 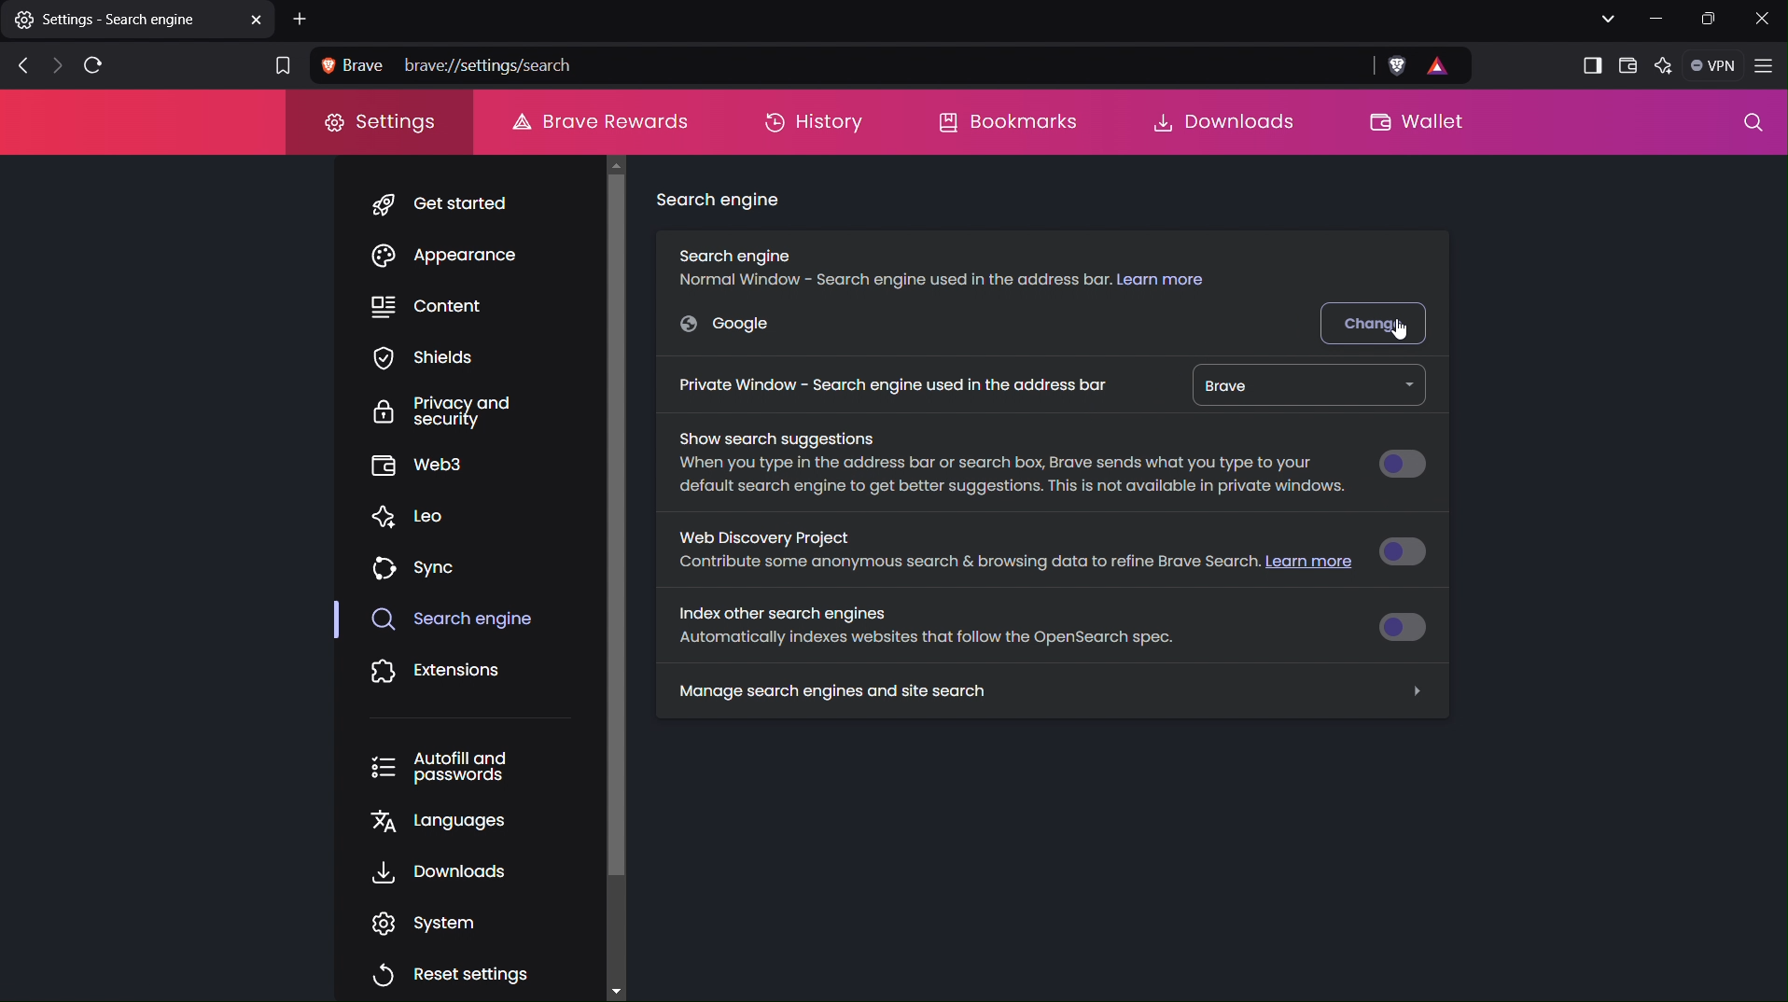 I want to click on Add New Tab, so click(x=302, y=20).